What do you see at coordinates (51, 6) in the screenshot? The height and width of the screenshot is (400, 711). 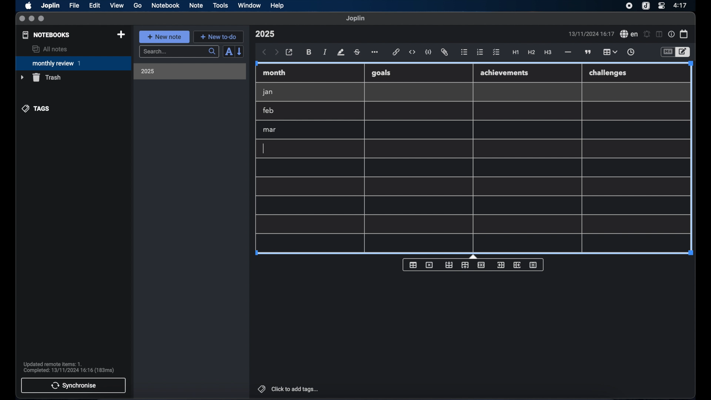 I see `Joplin` at bounding box center [51, 6].